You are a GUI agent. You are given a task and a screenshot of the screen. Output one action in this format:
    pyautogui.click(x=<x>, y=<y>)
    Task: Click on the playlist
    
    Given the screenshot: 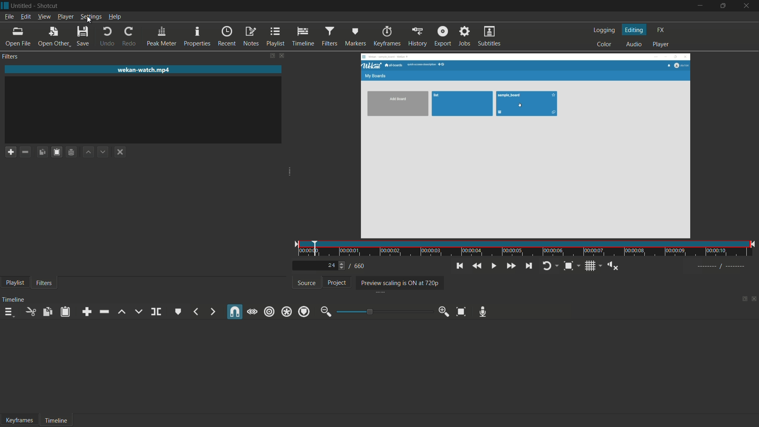 What is the action you would take?
    pyautogui.click(x=13, y=283)
    